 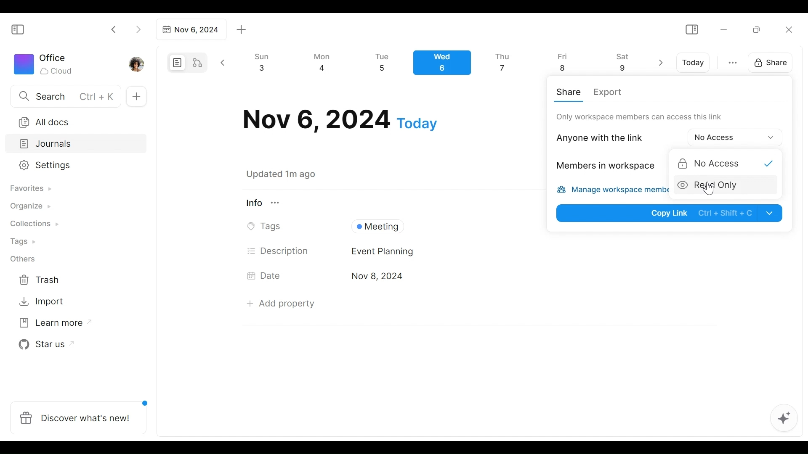 What do you see at coordinates (388, 203) in the screenshot?
I see `View Information` at bounding box center [388, 203].